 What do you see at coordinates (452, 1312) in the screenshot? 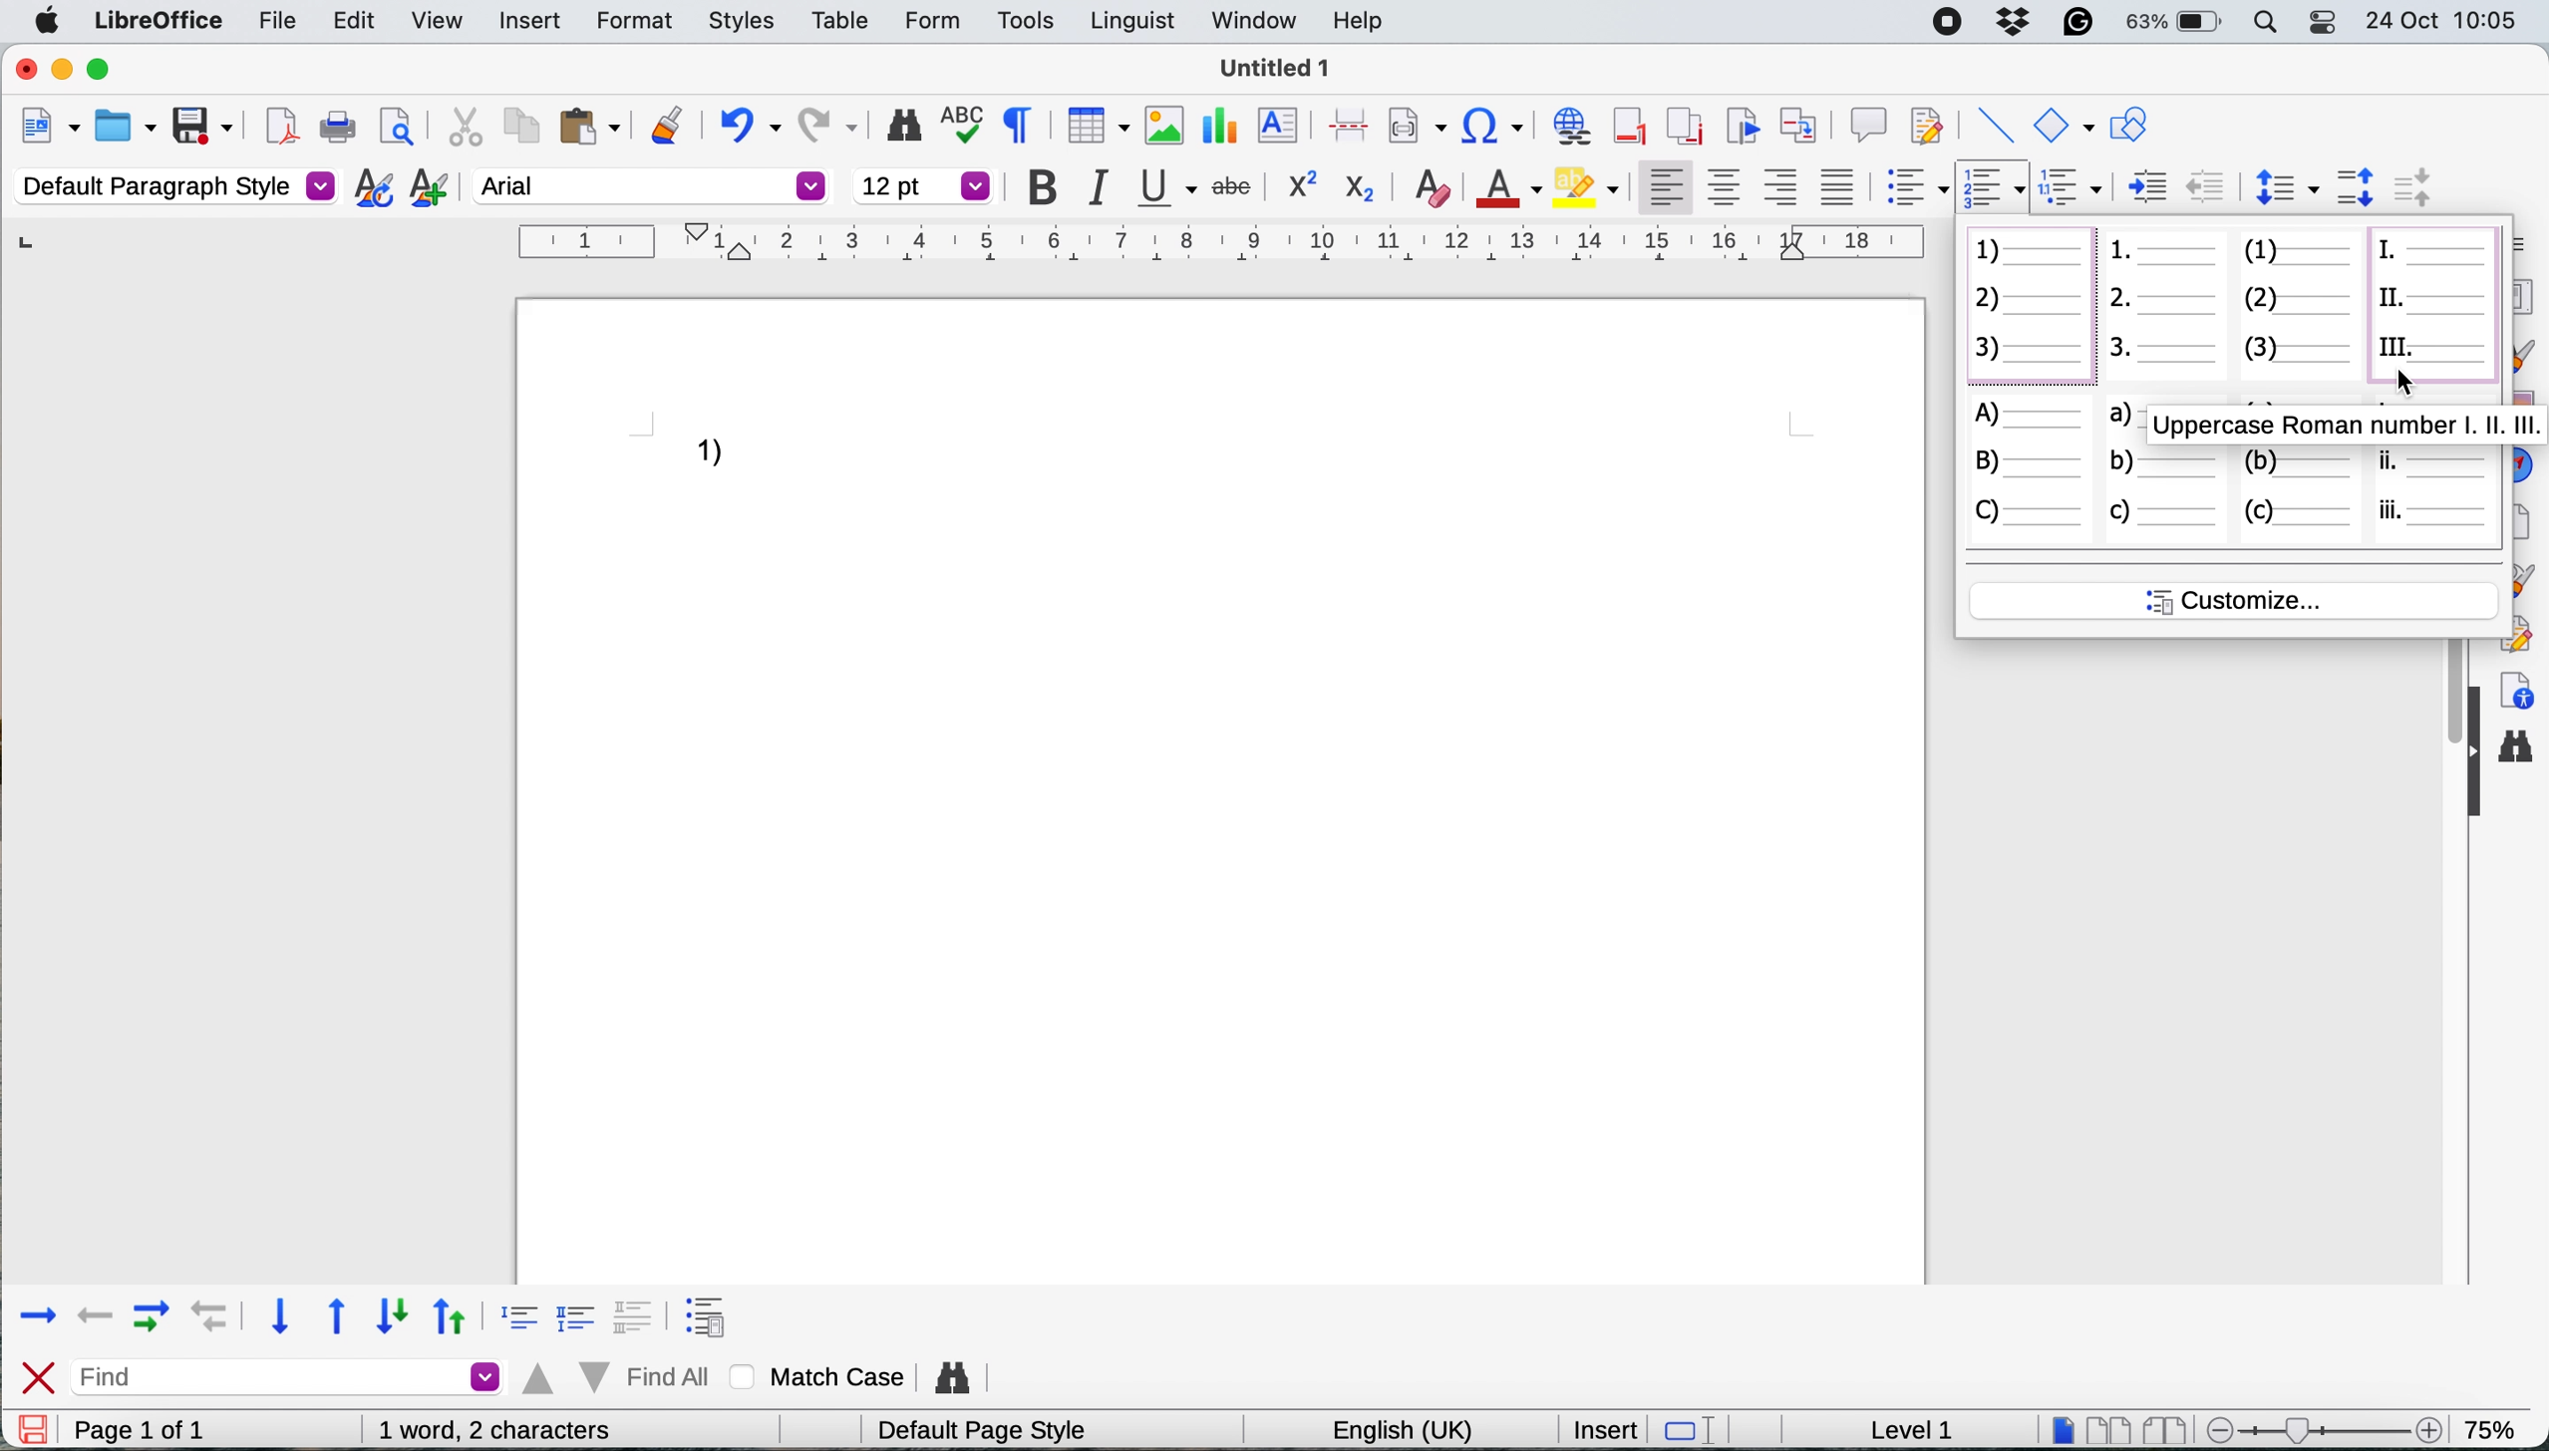
I see `up` at bounding box center [452, 1312].